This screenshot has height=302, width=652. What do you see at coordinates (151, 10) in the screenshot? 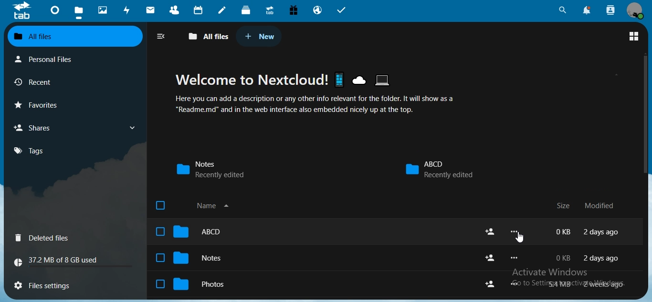
I see `mail` at bounding box center [151, 10].